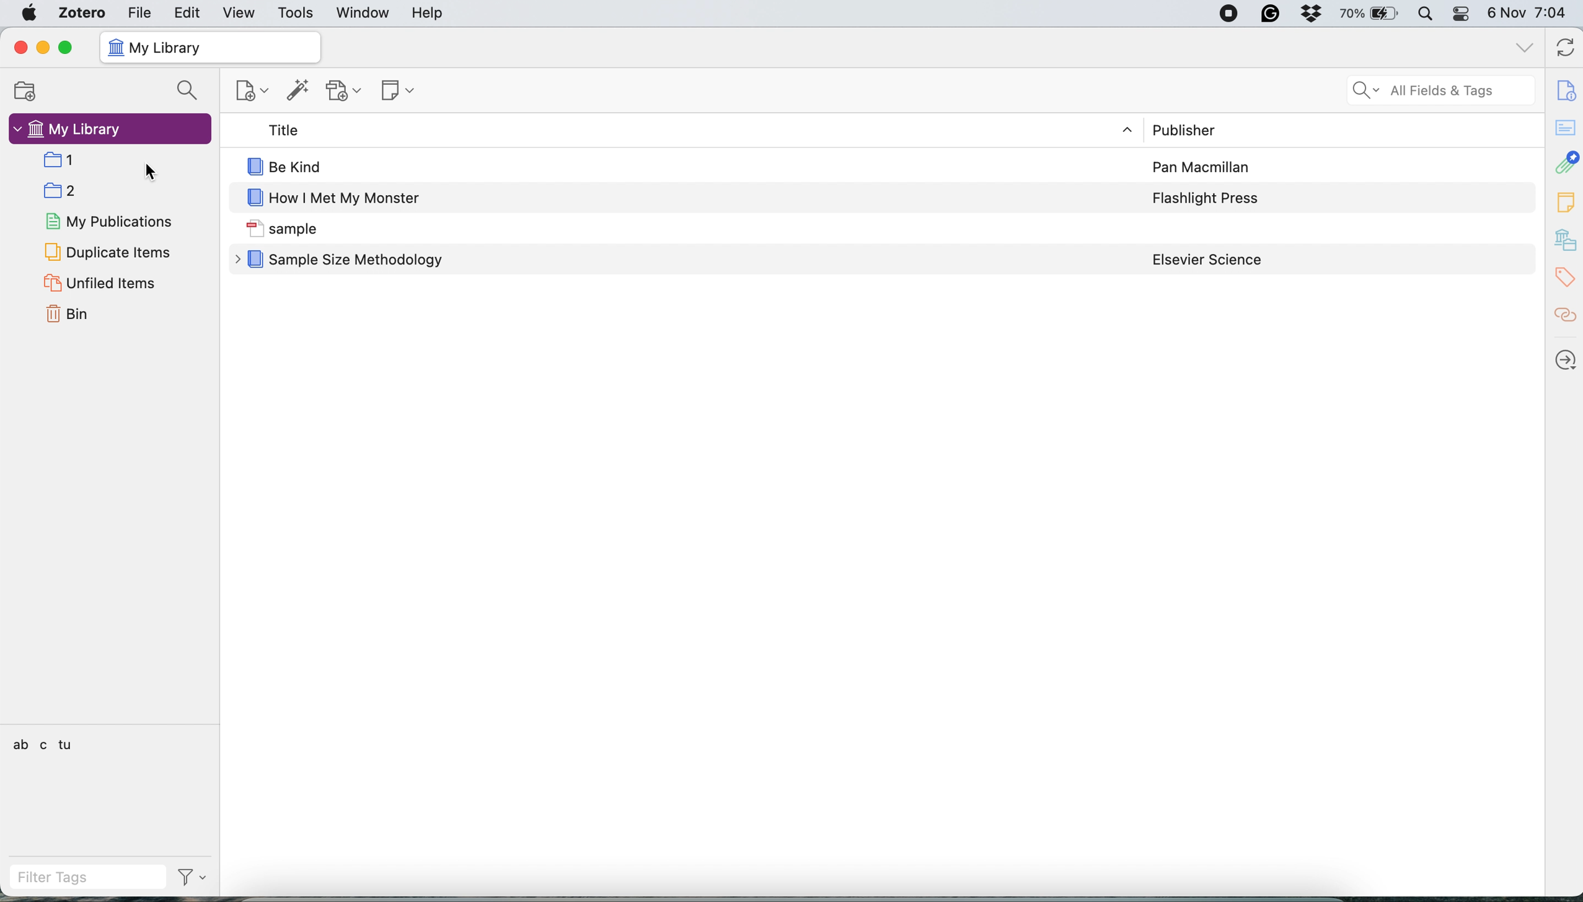  I want to click on bin, so click(71, 313).